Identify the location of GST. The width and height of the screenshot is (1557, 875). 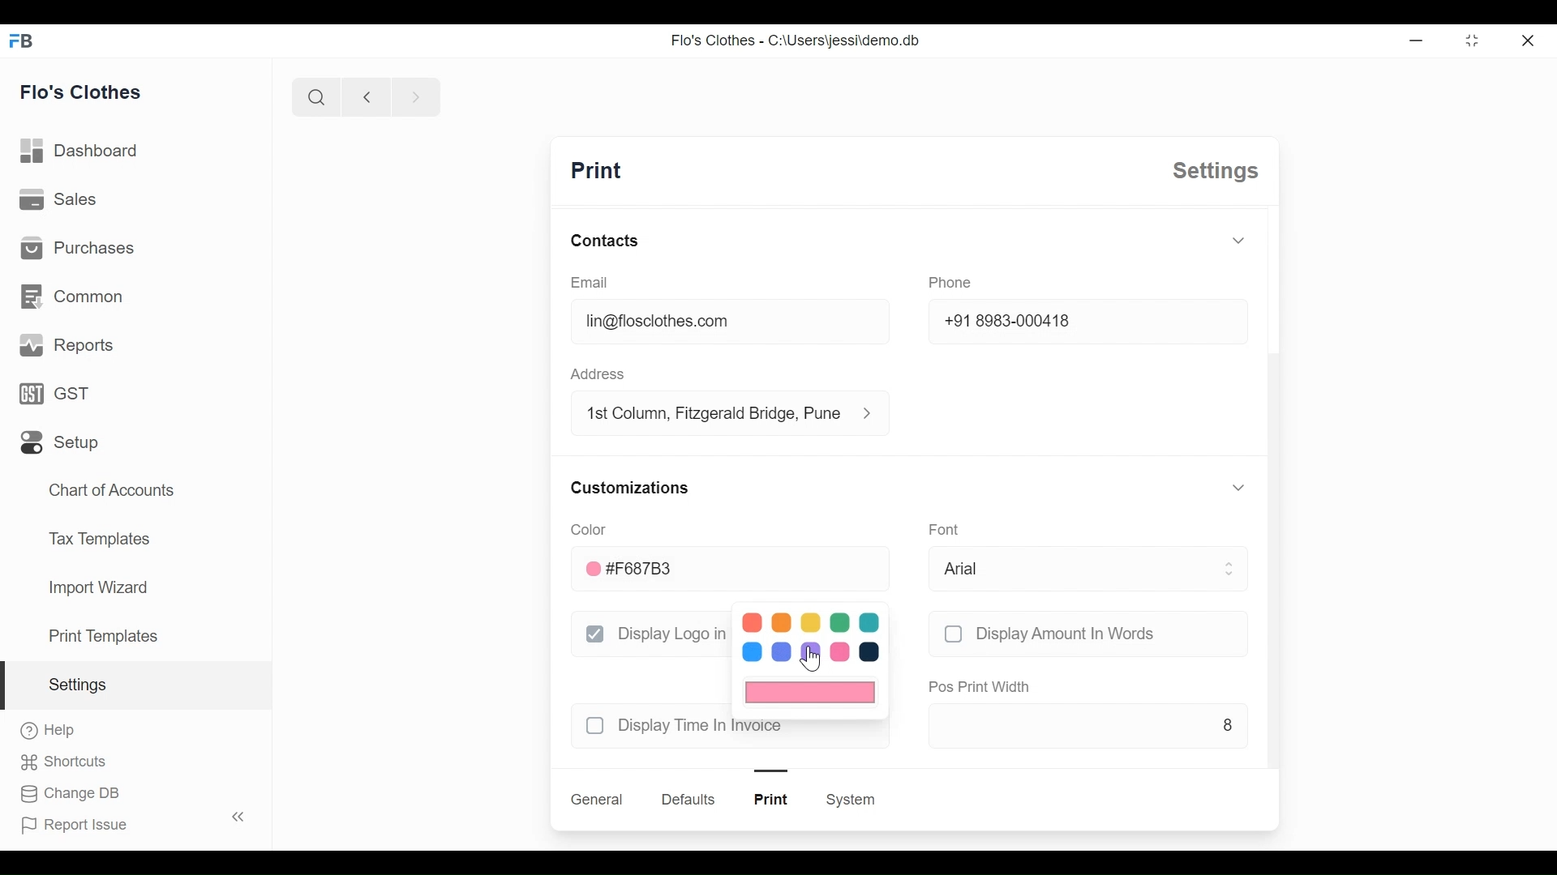
(54, 393).